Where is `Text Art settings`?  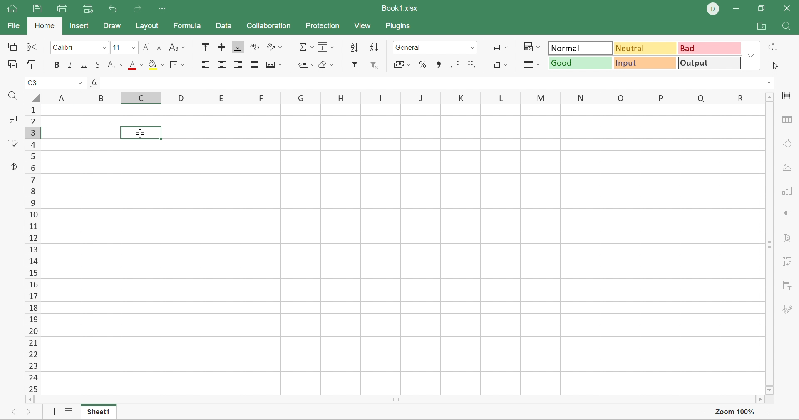 Text Art settings is located at coordinates (788, 238).